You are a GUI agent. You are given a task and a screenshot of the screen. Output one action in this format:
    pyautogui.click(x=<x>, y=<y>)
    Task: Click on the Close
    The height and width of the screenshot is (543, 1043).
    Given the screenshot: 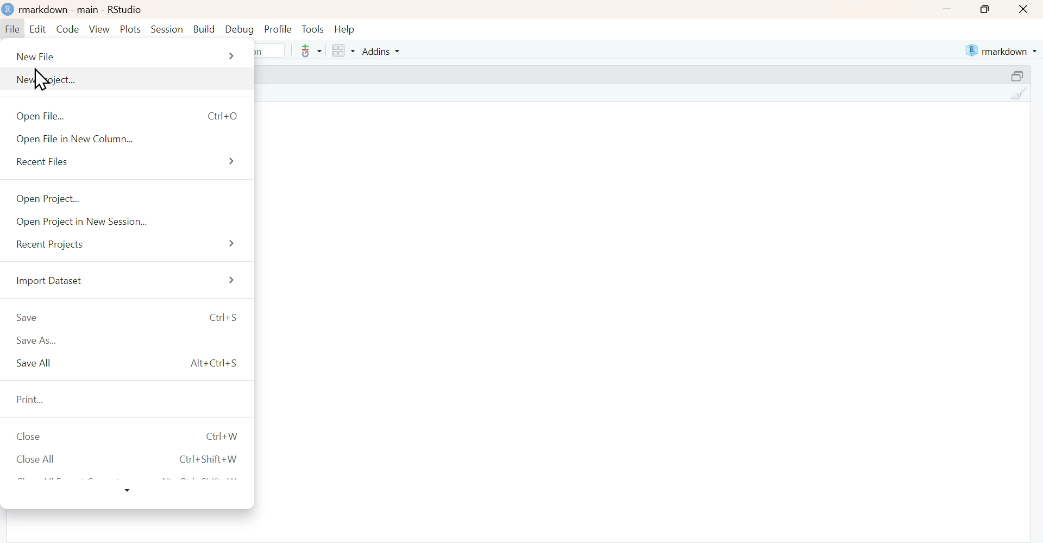 What is the action you would take?
    pyautogui.click(x=1025, y=9)
    